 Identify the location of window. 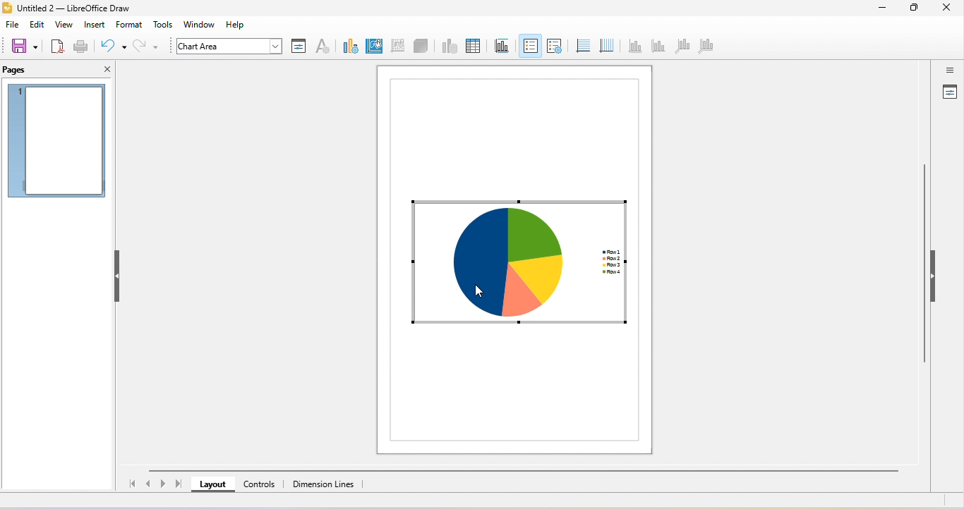
(203, 25).